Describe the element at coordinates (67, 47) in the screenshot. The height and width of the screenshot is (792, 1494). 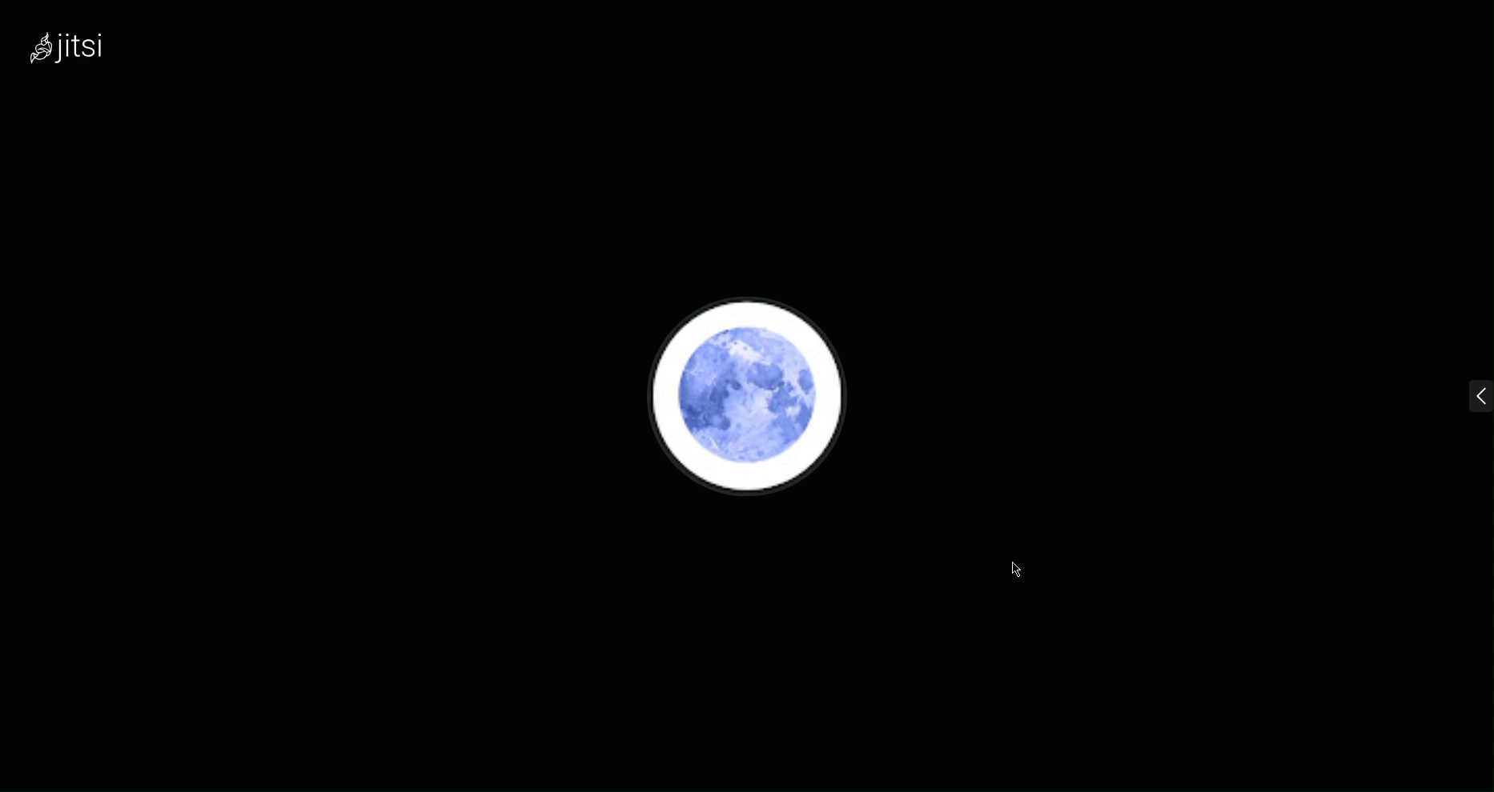
I see `Jitsi` at that location.